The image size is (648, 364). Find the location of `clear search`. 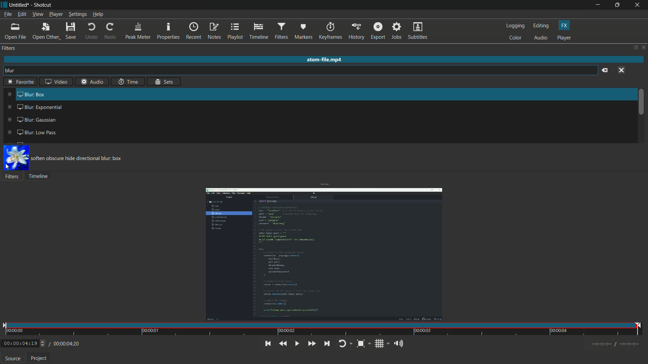

clear search is located at coordinates (605, 70).